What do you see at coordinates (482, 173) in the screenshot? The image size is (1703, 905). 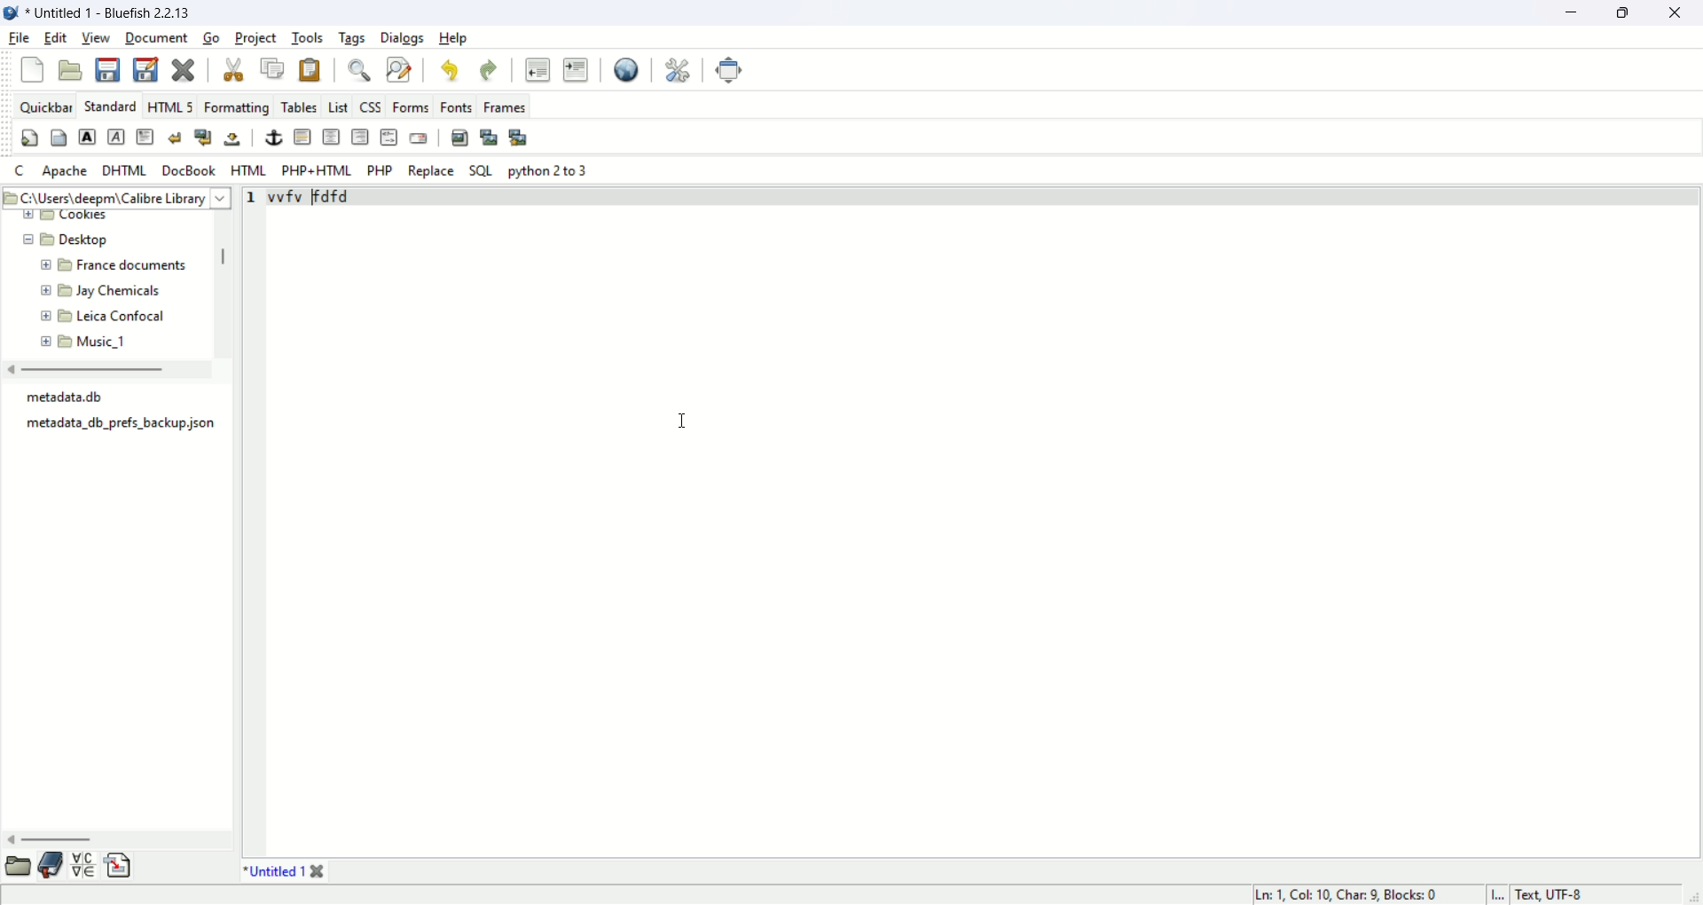 I see `SQL` at bounding box center [482, 173].